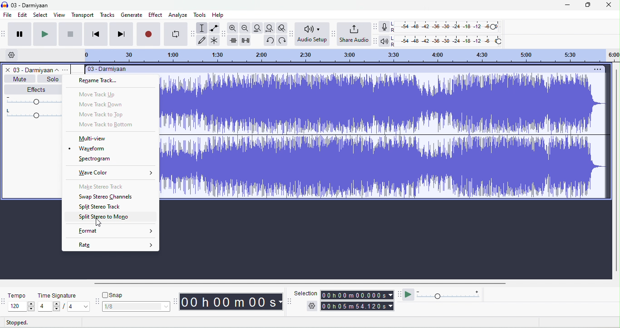  Describe the element at coordinates (245, 28) in the screenshot. I see `zoom out` at that location.